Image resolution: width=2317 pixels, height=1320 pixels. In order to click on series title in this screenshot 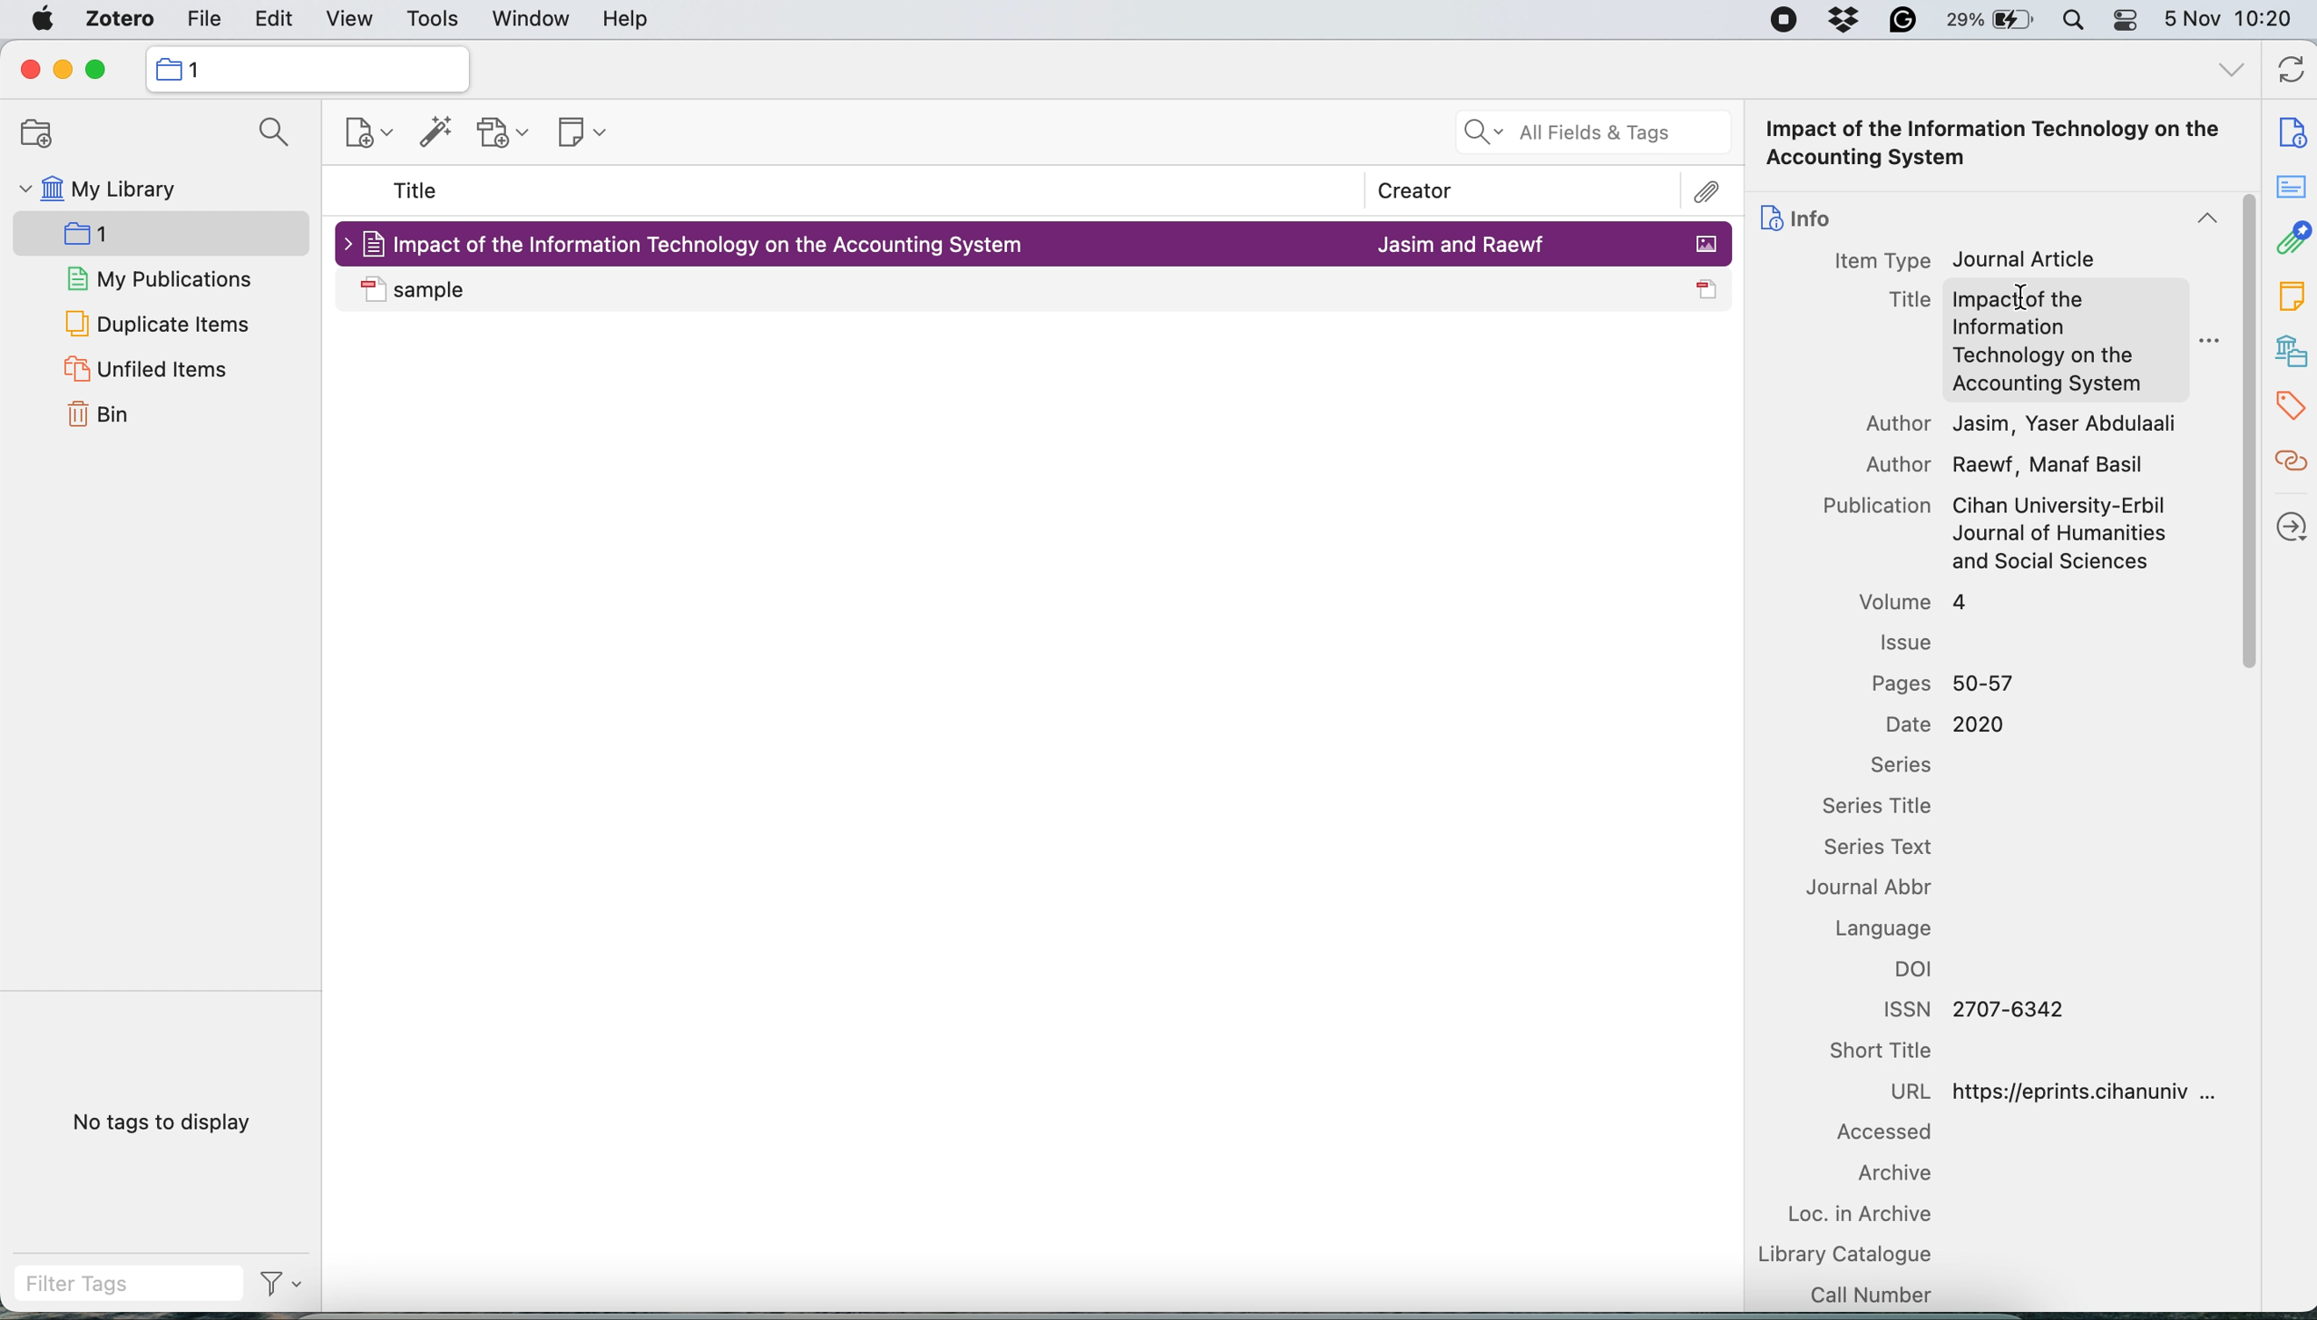, I will do `click(1883, 809)`.